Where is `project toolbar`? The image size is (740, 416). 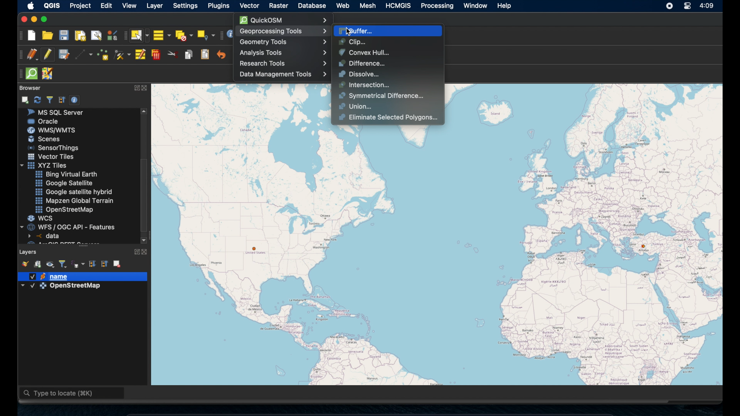
project toolbar is located at coordinates (20, 35).